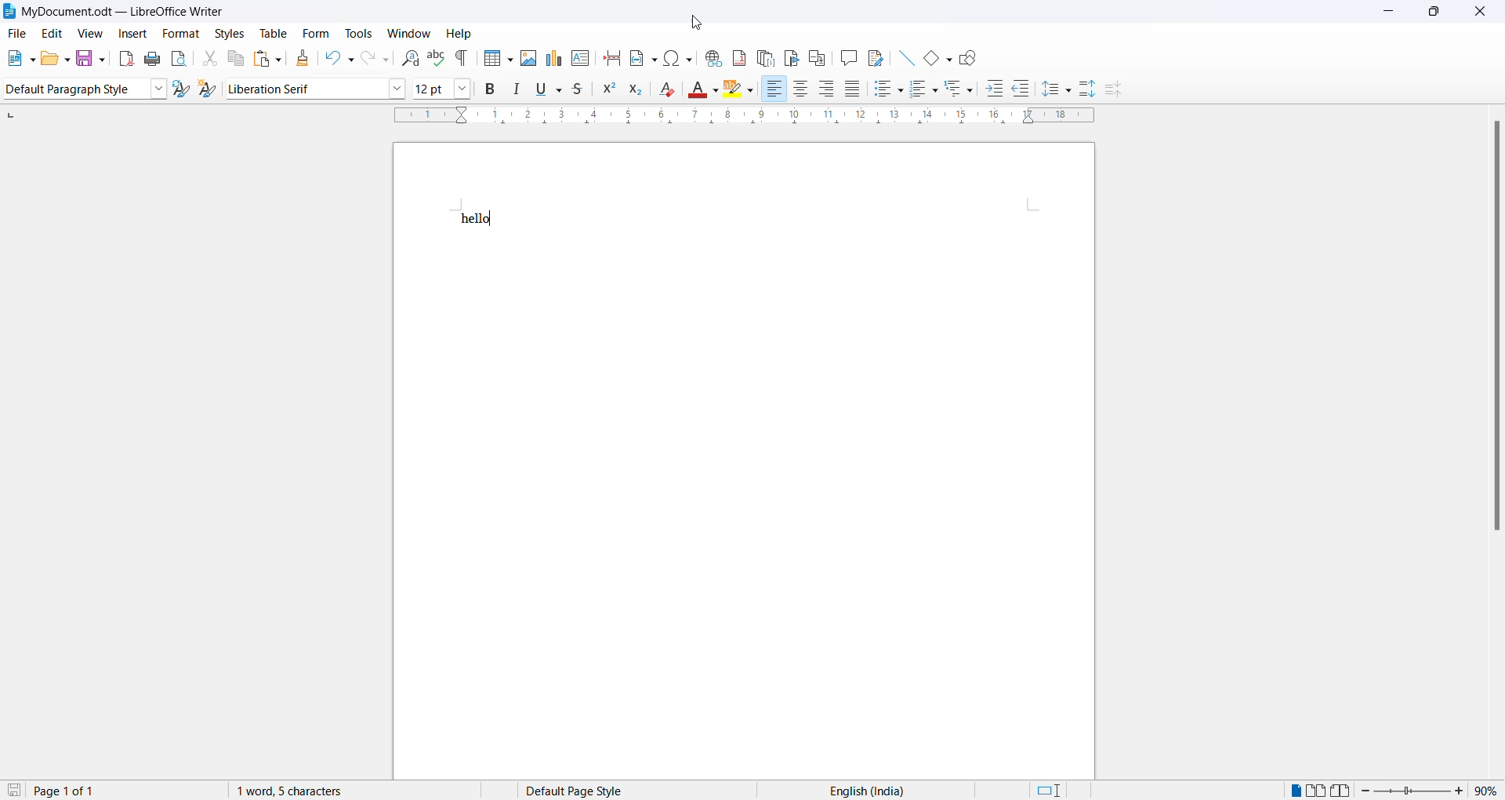 The image size is (1505, 800). Describe the element at coordinates (738, 89) in the screenshot. I see `Highlight colour options` at that location.